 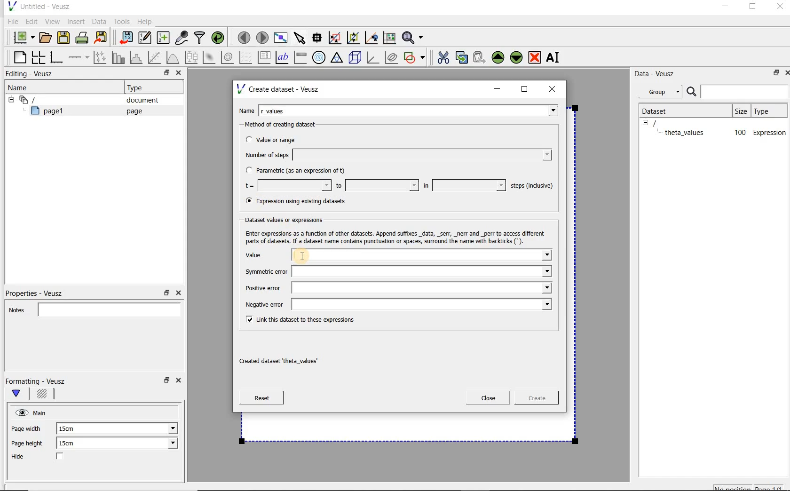 I want to click on open a document, so click(x=47, y=37).